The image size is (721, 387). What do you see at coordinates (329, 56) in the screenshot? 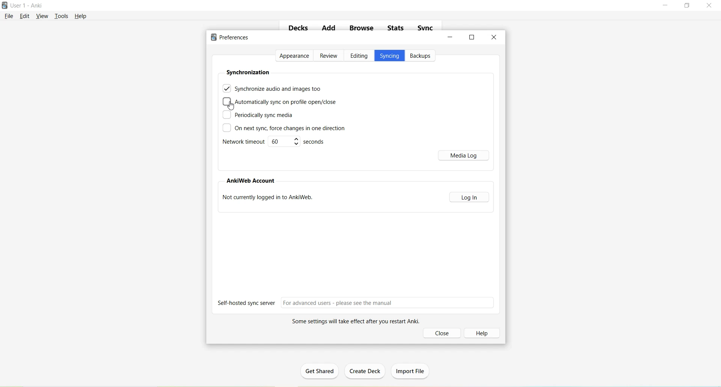
I see `Review` at bounding box center [329, 56].